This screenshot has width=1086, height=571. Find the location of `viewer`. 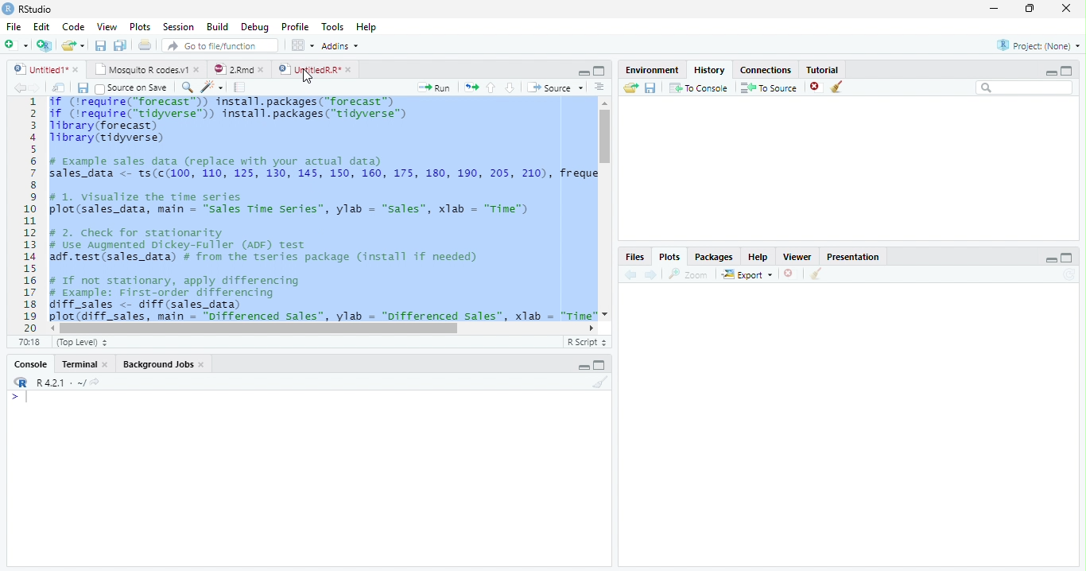

viewer is located at coordinates (797, 258).